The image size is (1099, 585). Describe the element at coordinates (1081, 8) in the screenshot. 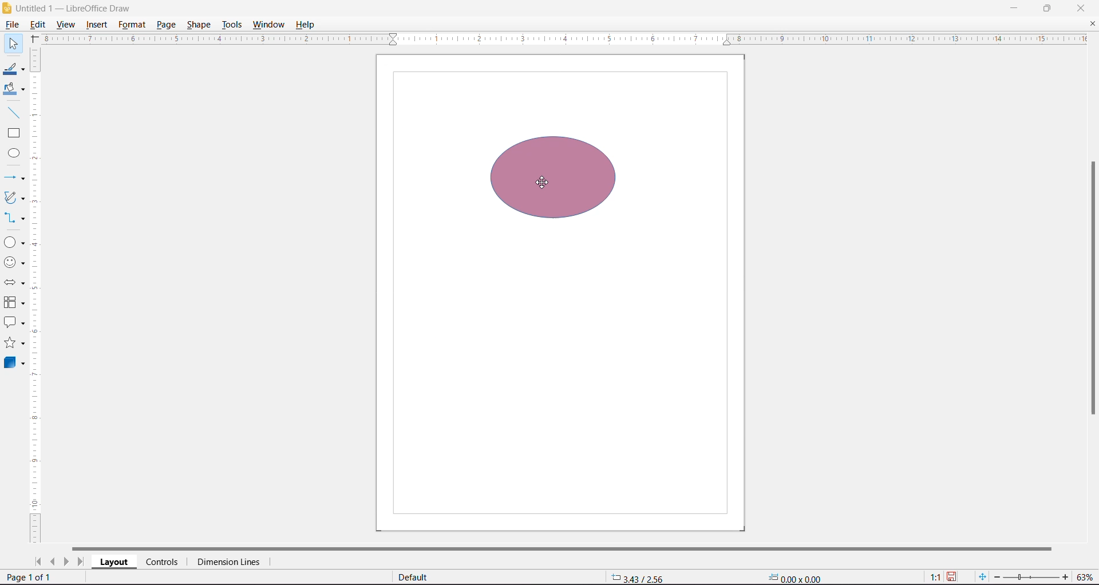

I see `Close` at that location.